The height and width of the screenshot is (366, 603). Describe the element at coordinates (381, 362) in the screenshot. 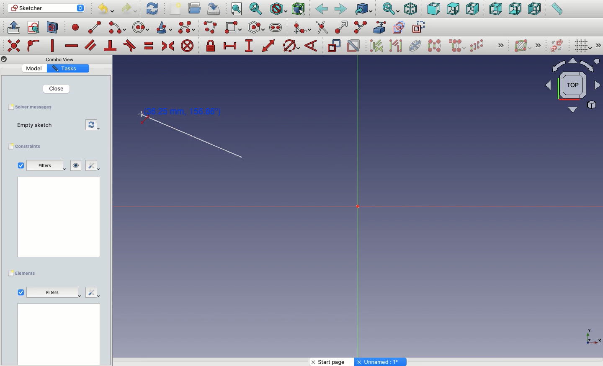

I see `` at that location.